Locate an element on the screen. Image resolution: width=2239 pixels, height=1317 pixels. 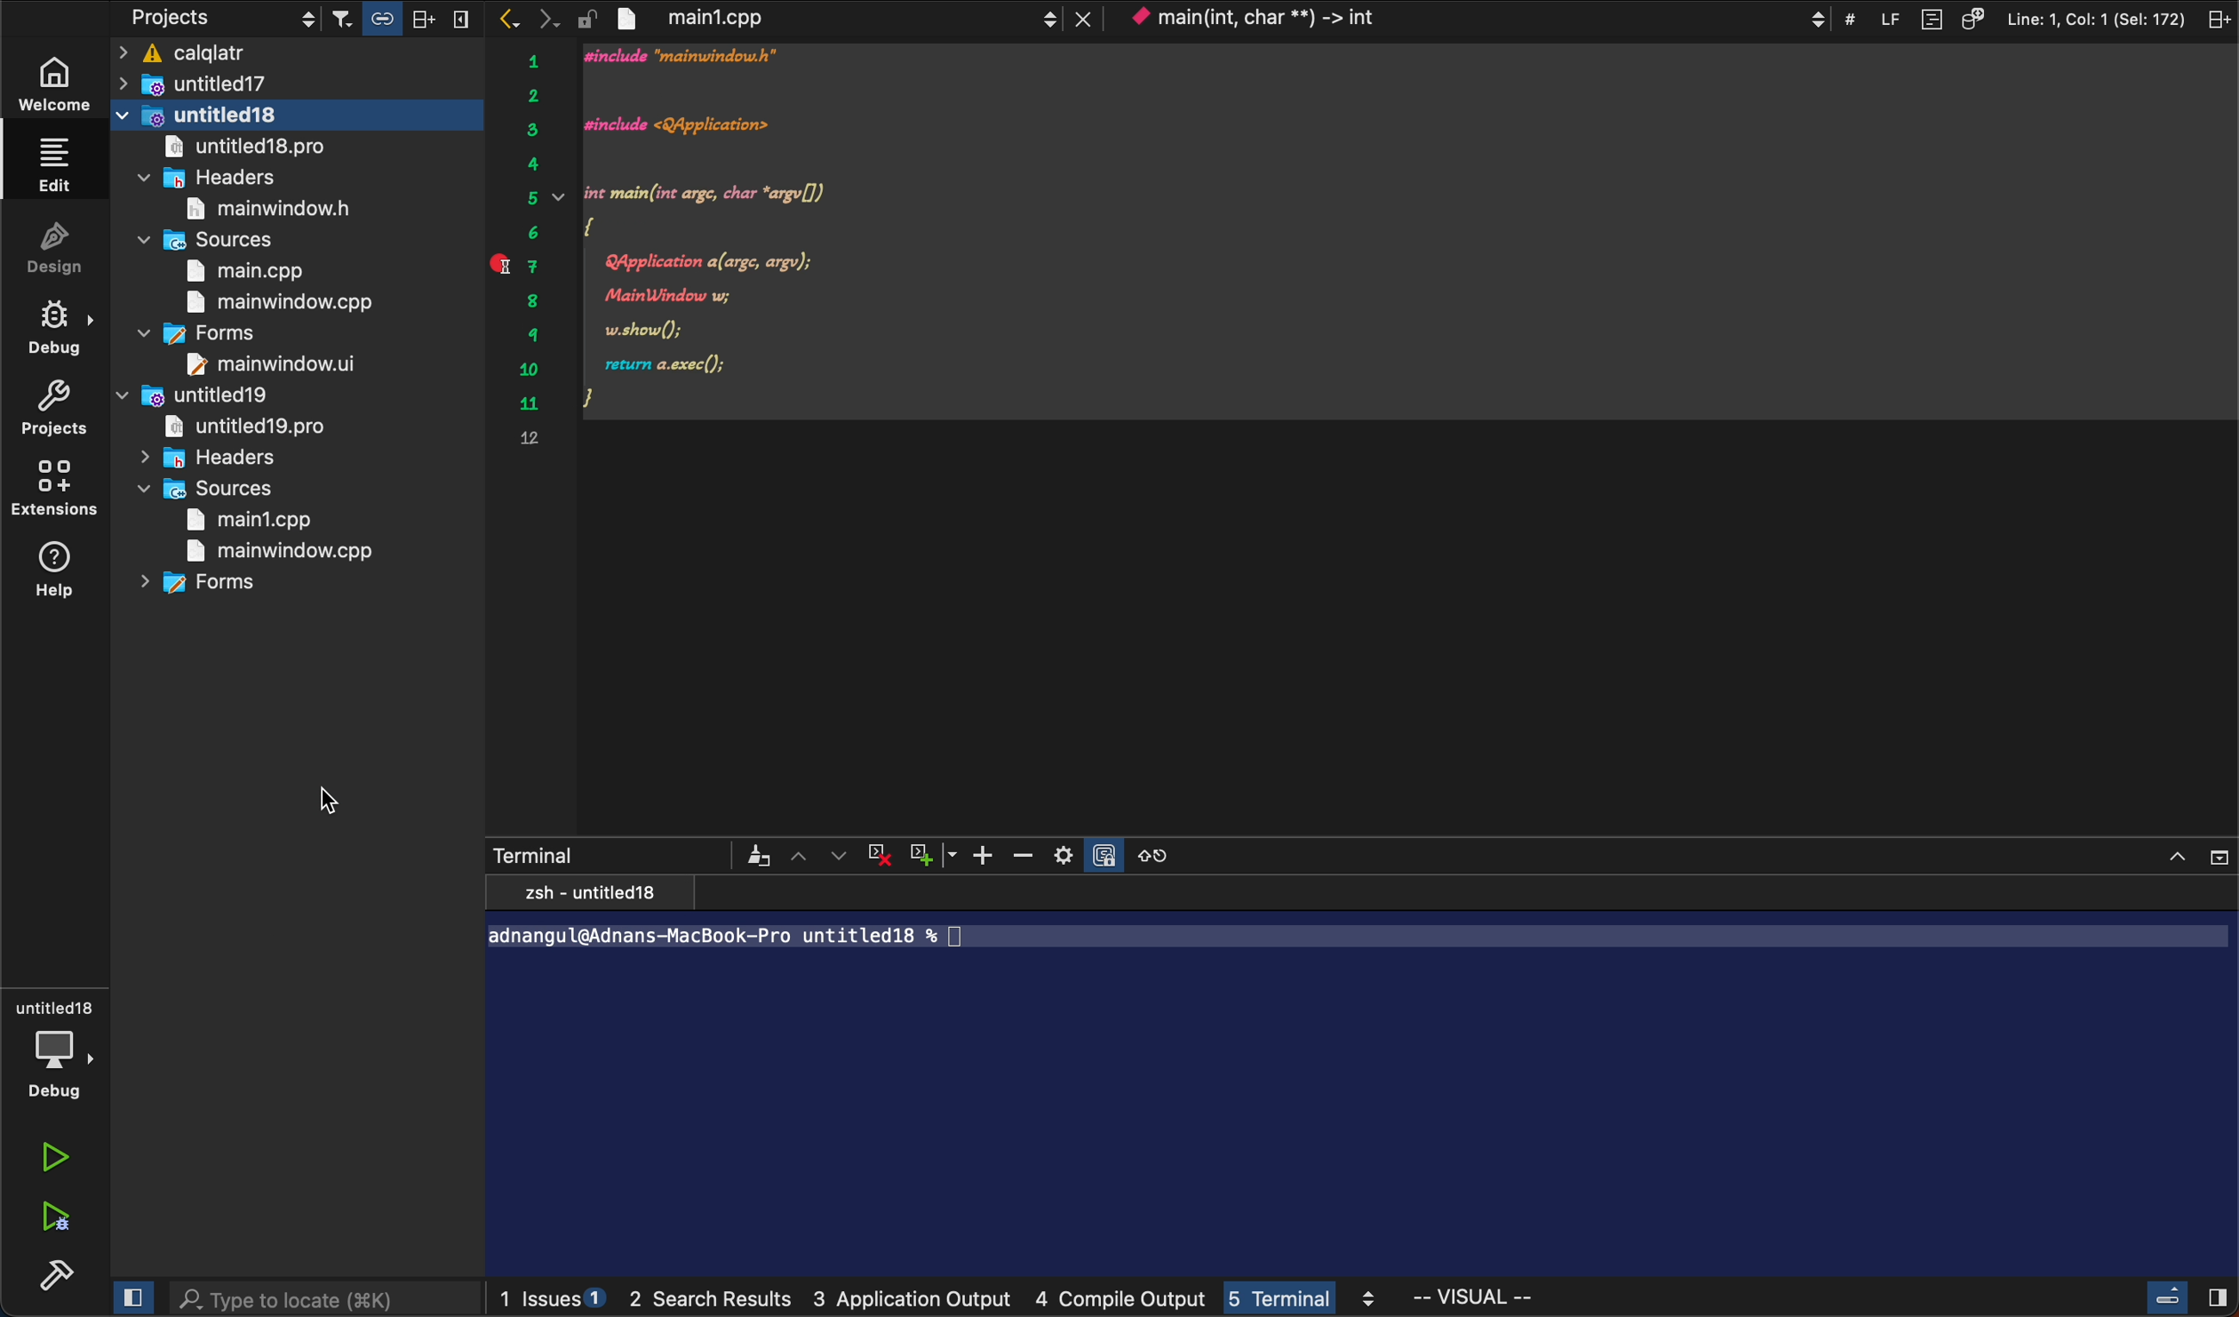
arrows is located at coordinates (822, 855).